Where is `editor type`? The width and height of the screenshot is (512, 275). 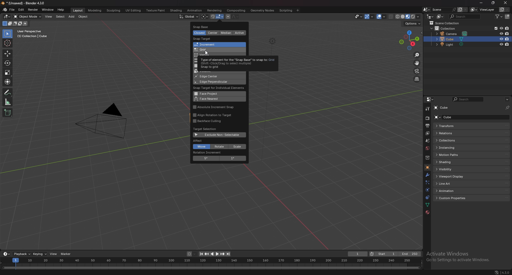
editor type is located at coordinates (430, 99).